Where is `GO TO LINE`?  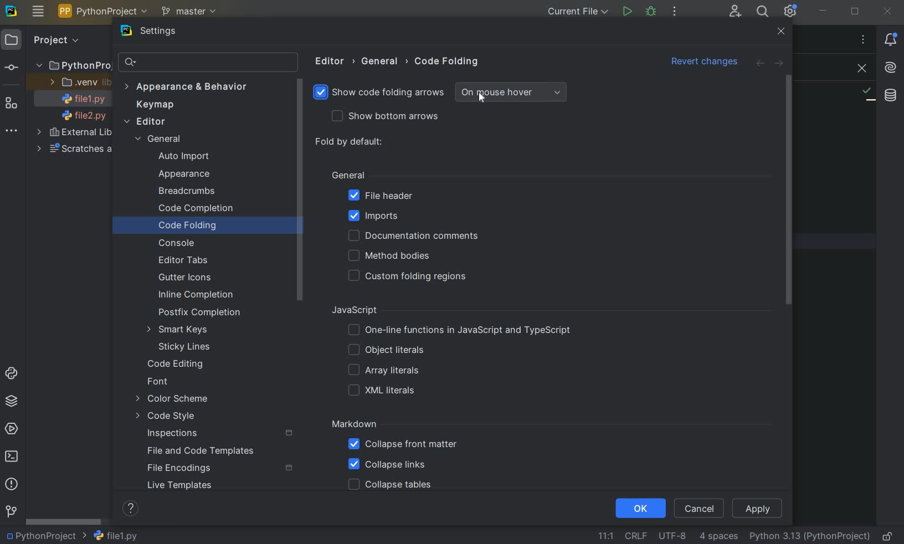 GO TO LINE is located at coordinates (604, 535).